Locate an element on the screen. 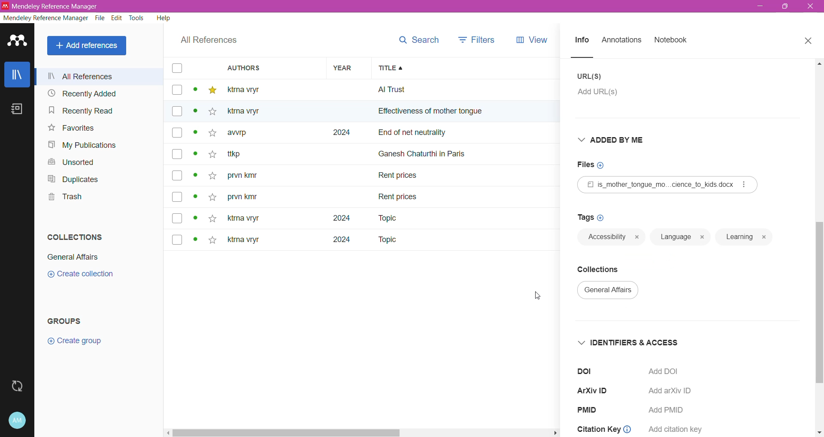 The width and height of the screenshot is (824, 437). Collections is located at coordinates (607, 272).